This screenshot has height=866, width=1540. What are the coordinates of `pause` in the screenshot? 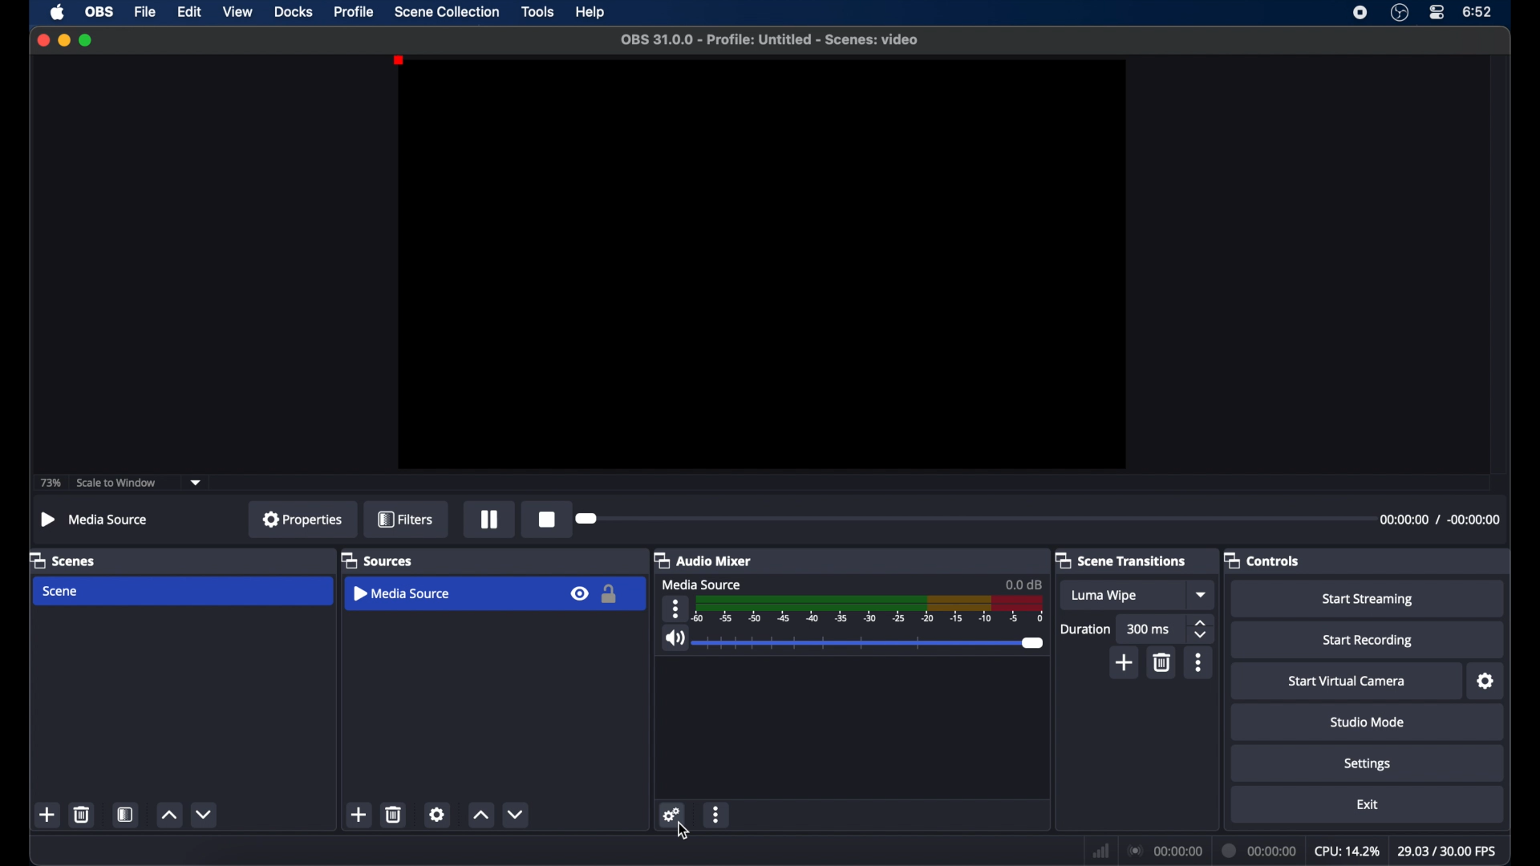 It's located at (490, 519).